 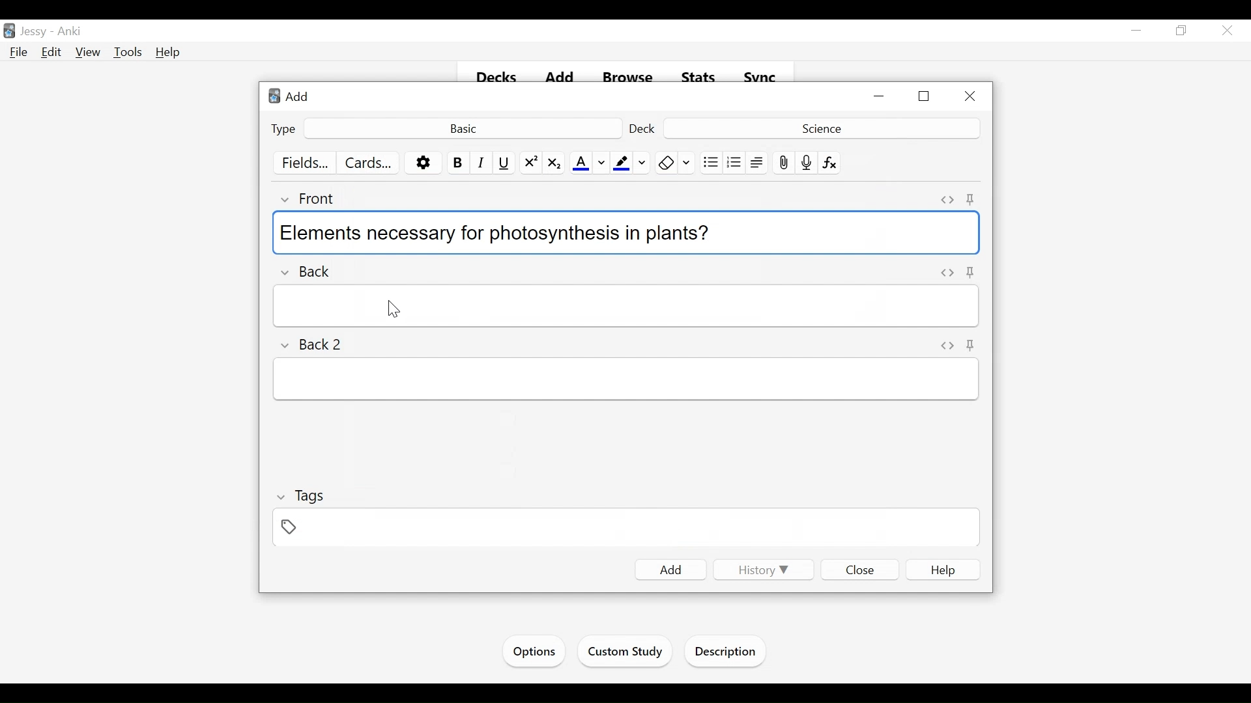 What do you see at coordinates (830, 163) in the screenshot?
I see `Equation` at bounding box center [830, 163].